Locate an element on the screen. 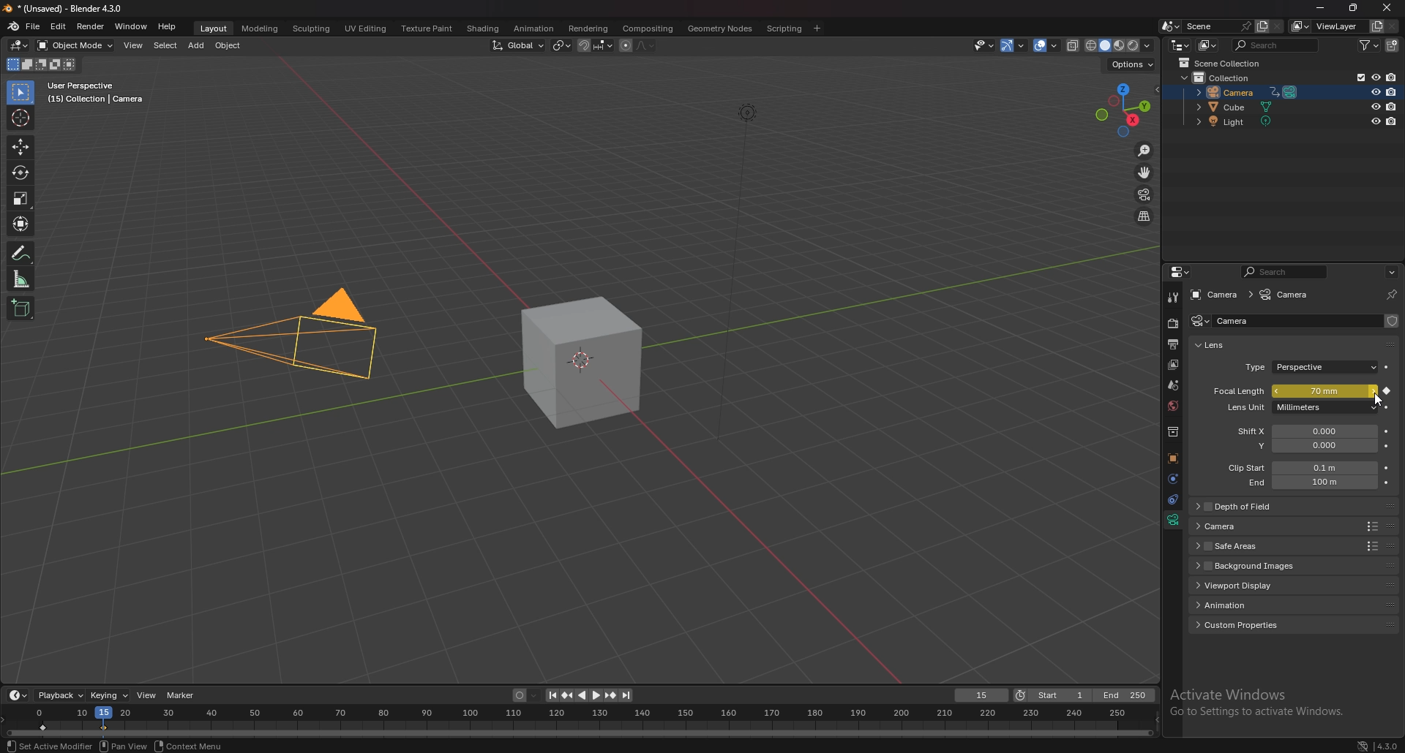 The width and height of the screenshot is (1405, 753). options is located at coordinates (1133, 64).